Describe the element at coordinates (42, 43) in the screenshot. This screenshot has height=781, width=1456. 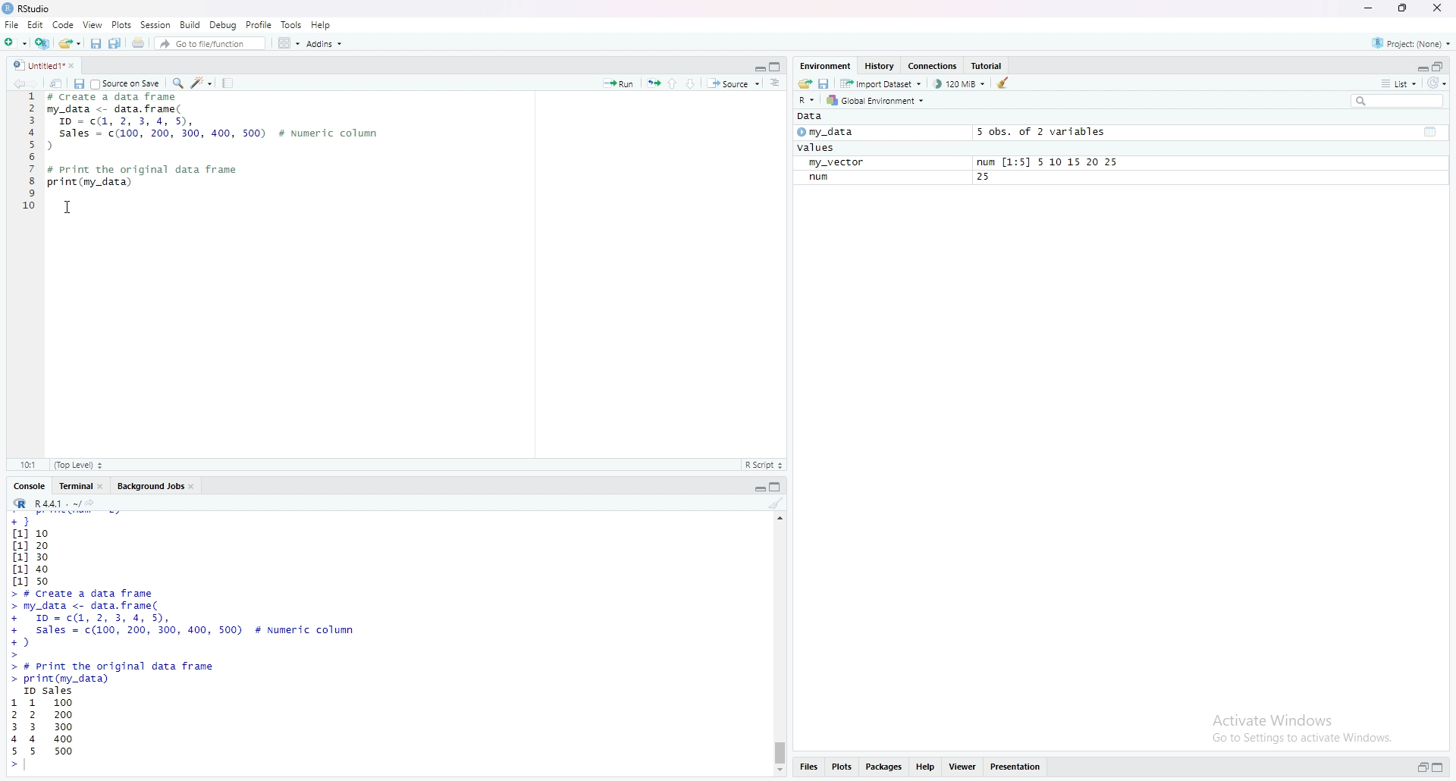
I see `create a project` at that location.